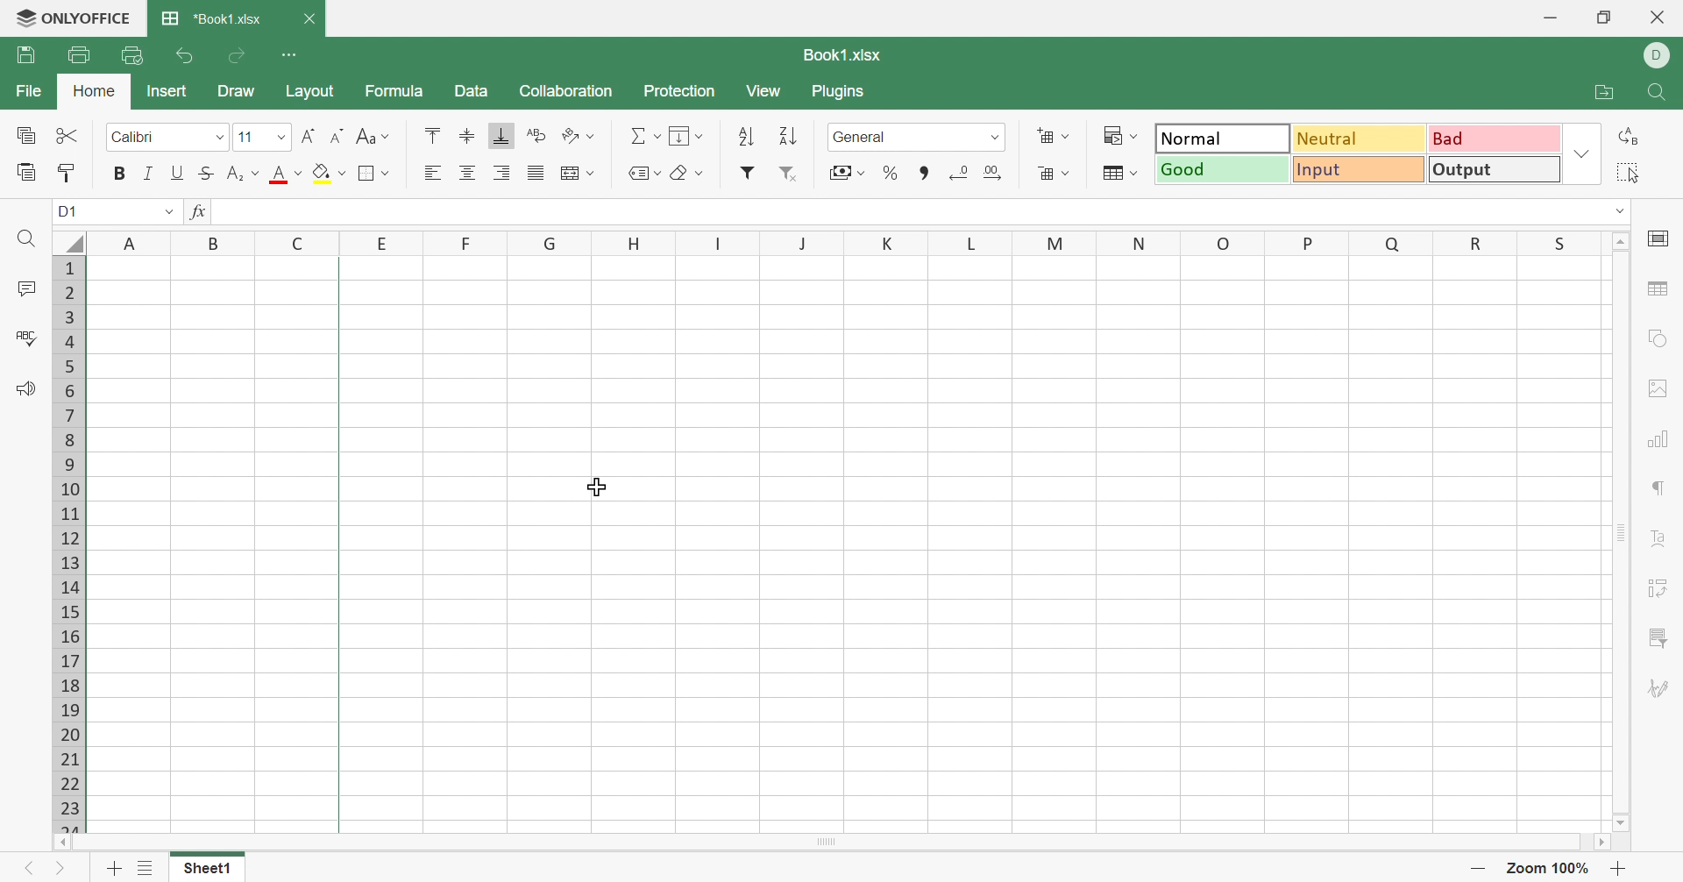 The height and width of the screenshot is (882, 1683). What do you see at coordinates (68, 174) in the screenshot?
I see `Copy Style` at bounding box center [68, 174].